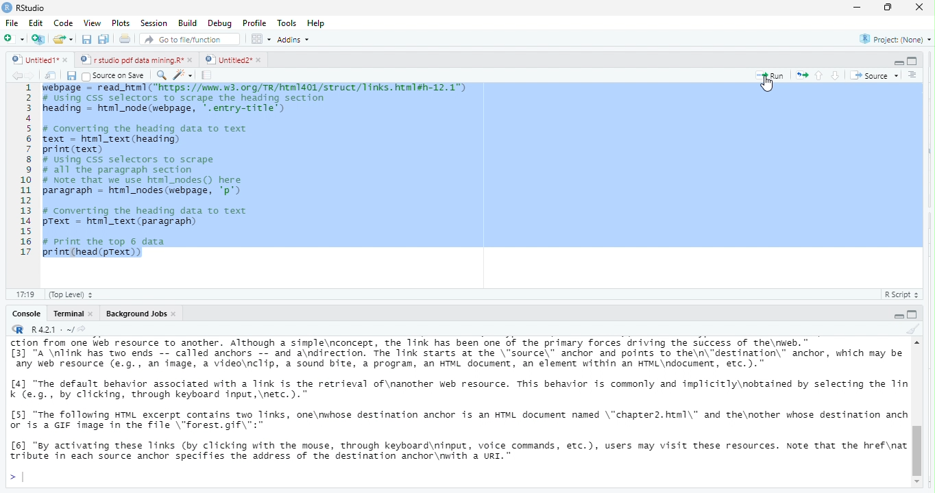 The height and width of the screenshot is (493, 935). What do you see at coordinates (836, 75) in the screenshot?
I see `go to next section/chunk` at bounding box center [836, 75].